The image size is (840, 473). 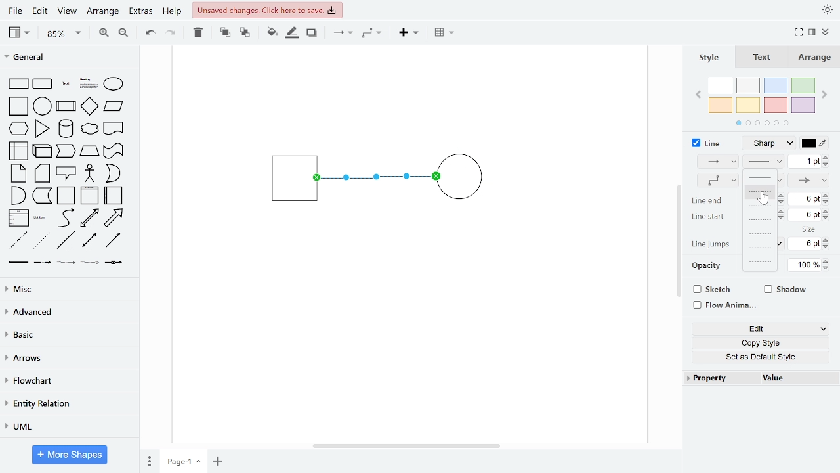 What do you see at coordinates (811, 214) in the screenshot?
I see `change line start size` at bounding box center [811, 214].